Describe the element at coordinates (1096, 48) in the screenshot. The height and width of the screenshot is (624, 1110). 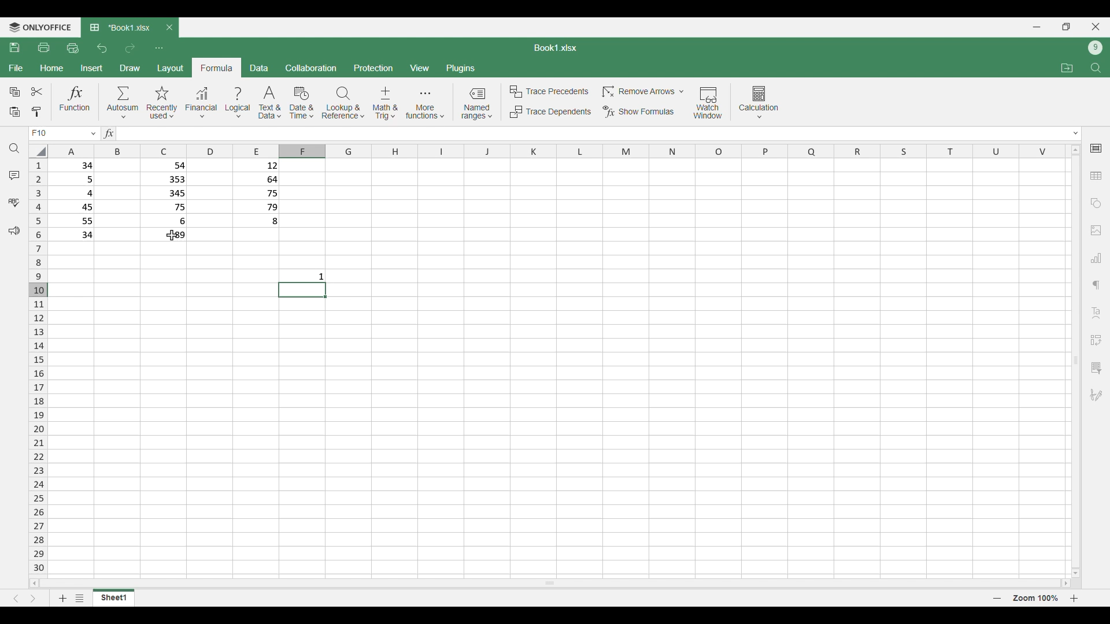
I see `Current account` at that location.